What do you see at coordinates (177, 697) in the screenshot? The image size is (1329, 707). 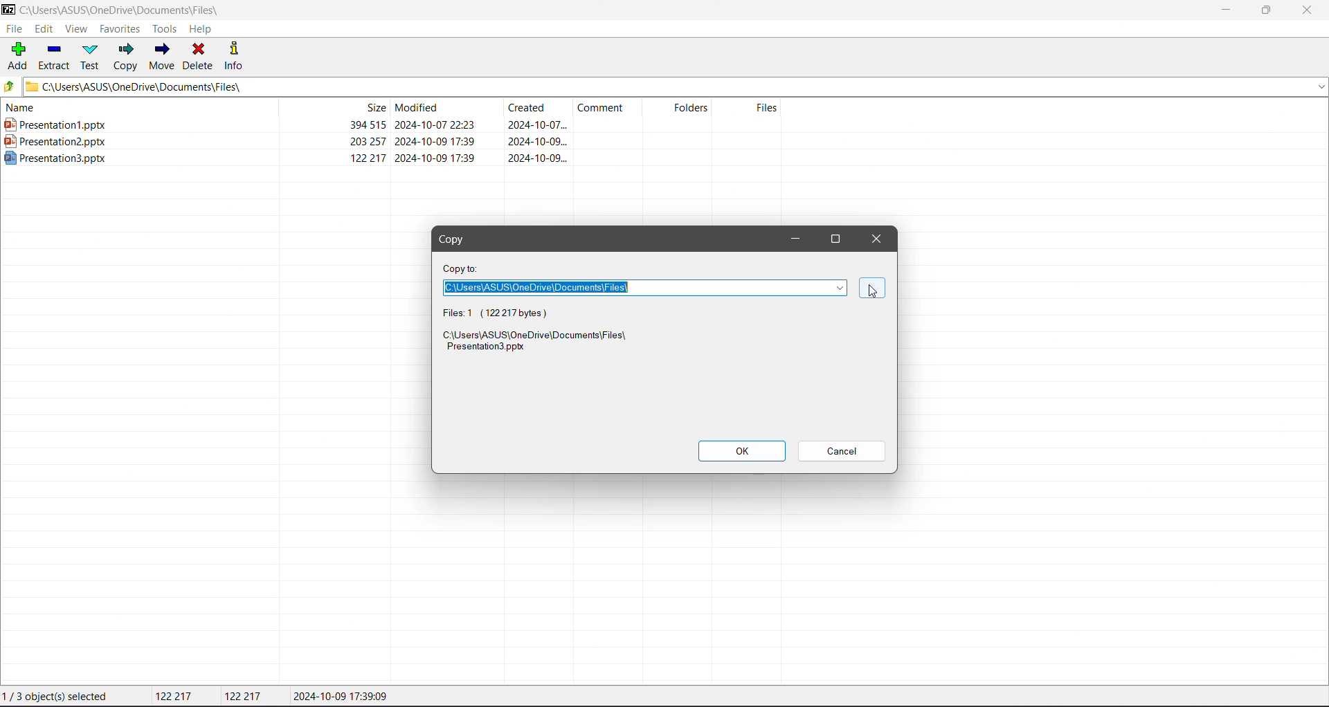 I see `Total Size of selected file(s)` at bounding box center [177, 697].